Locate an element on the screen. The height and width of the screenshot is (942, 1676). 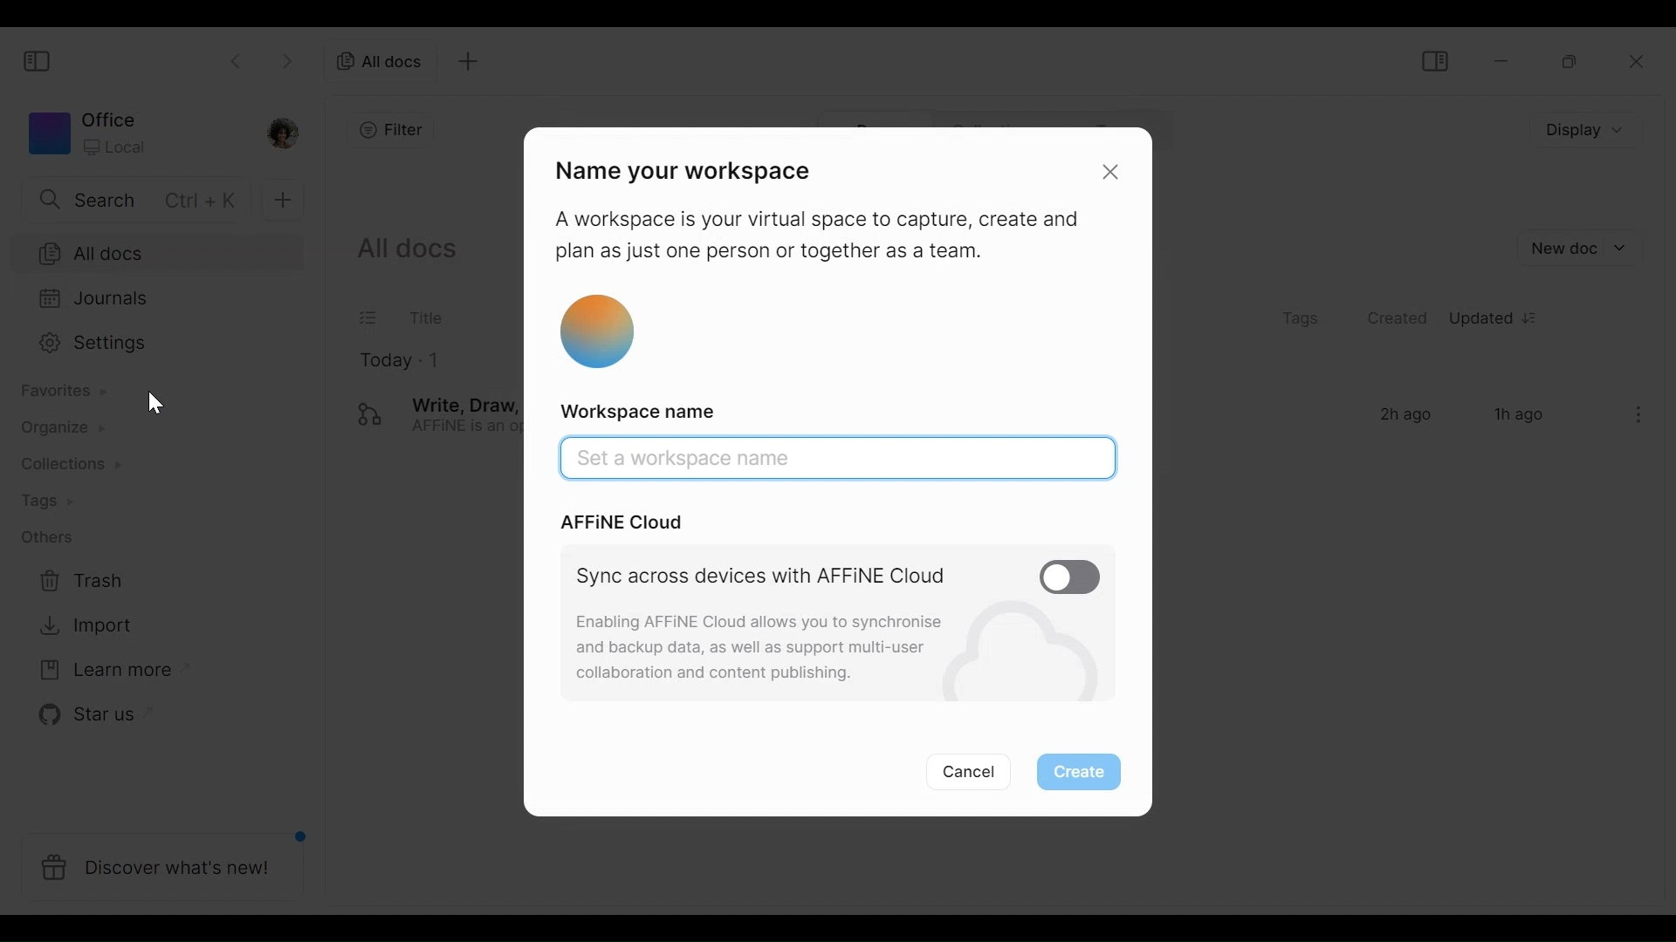
Settings is located at coordinates (149, 344).